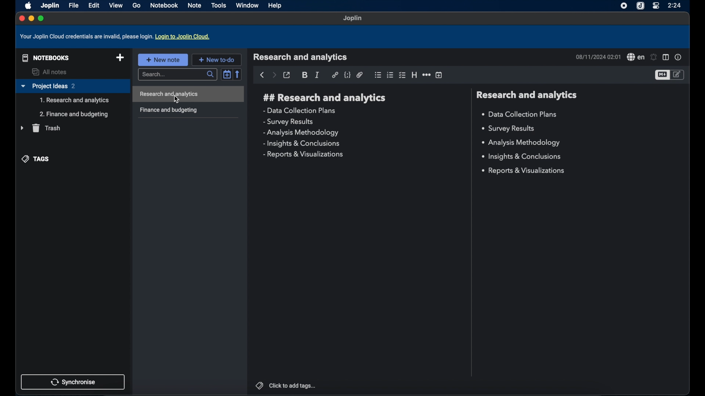 The height and width of the screenshot is (396, 705). Describe the element at coordinates (36, 158) in the screenshot. I see `tags` at that location.